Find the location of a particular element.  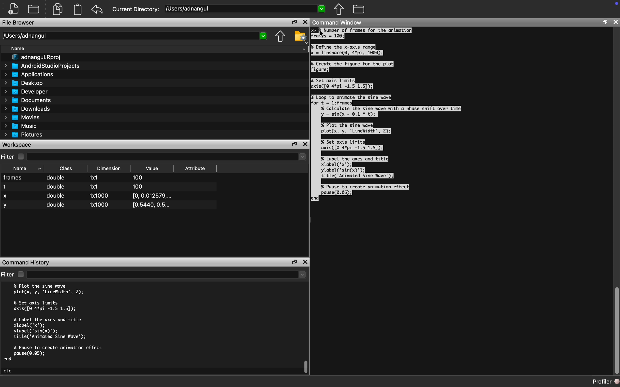

X double 1x1000 [0, 0.012579,... is located at coordinates (89, 197).